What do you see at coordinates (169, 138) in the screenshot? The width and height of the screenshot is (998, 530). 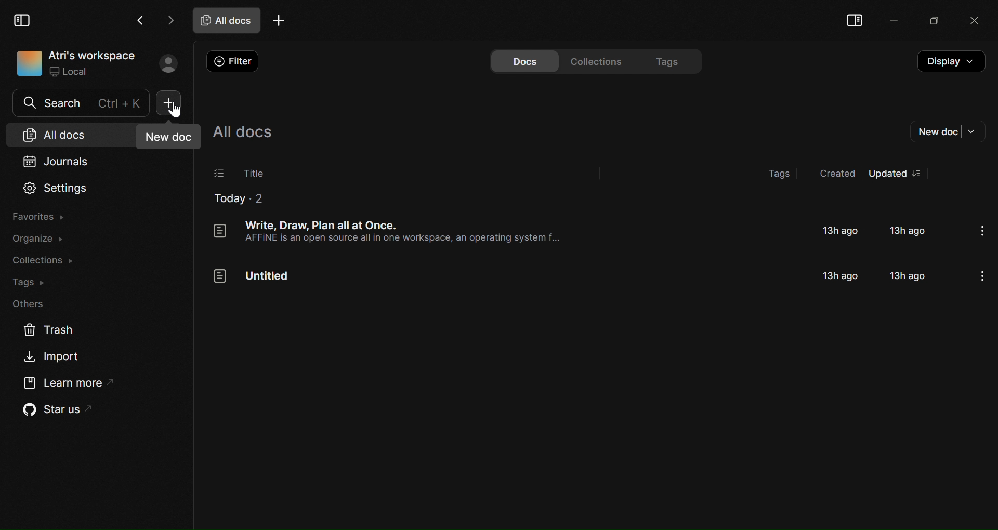 I see `New doc` at bounding box center [169, 138].